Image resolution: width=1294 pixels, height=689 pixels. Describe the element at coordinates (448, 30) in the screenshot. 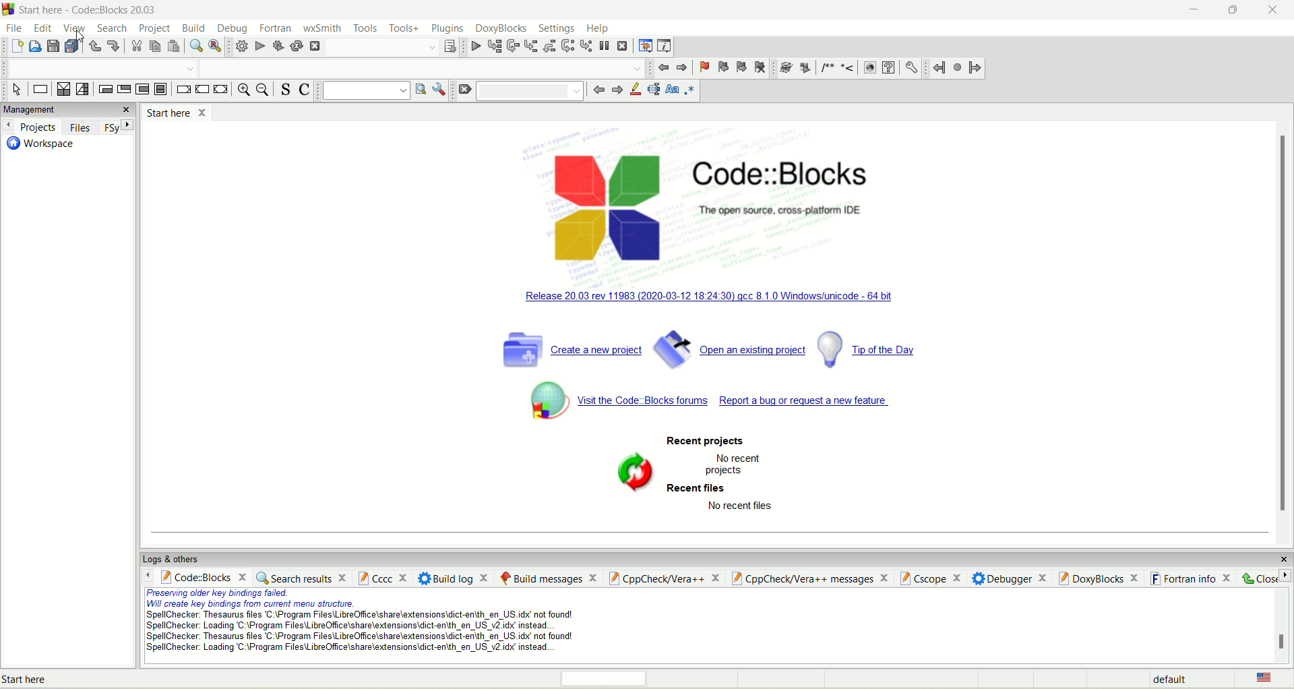

I see `plugins` at that location.